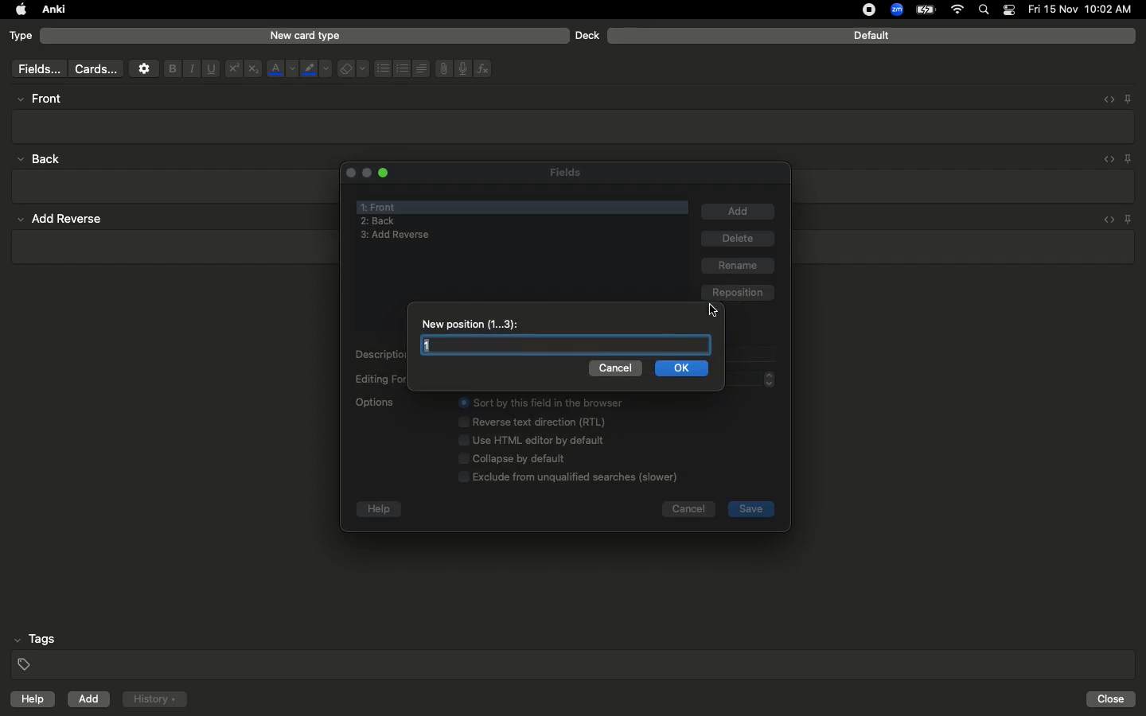 The width and height of the screenshot is (1146, 716). I want to click on Internet, so click(959, 10).